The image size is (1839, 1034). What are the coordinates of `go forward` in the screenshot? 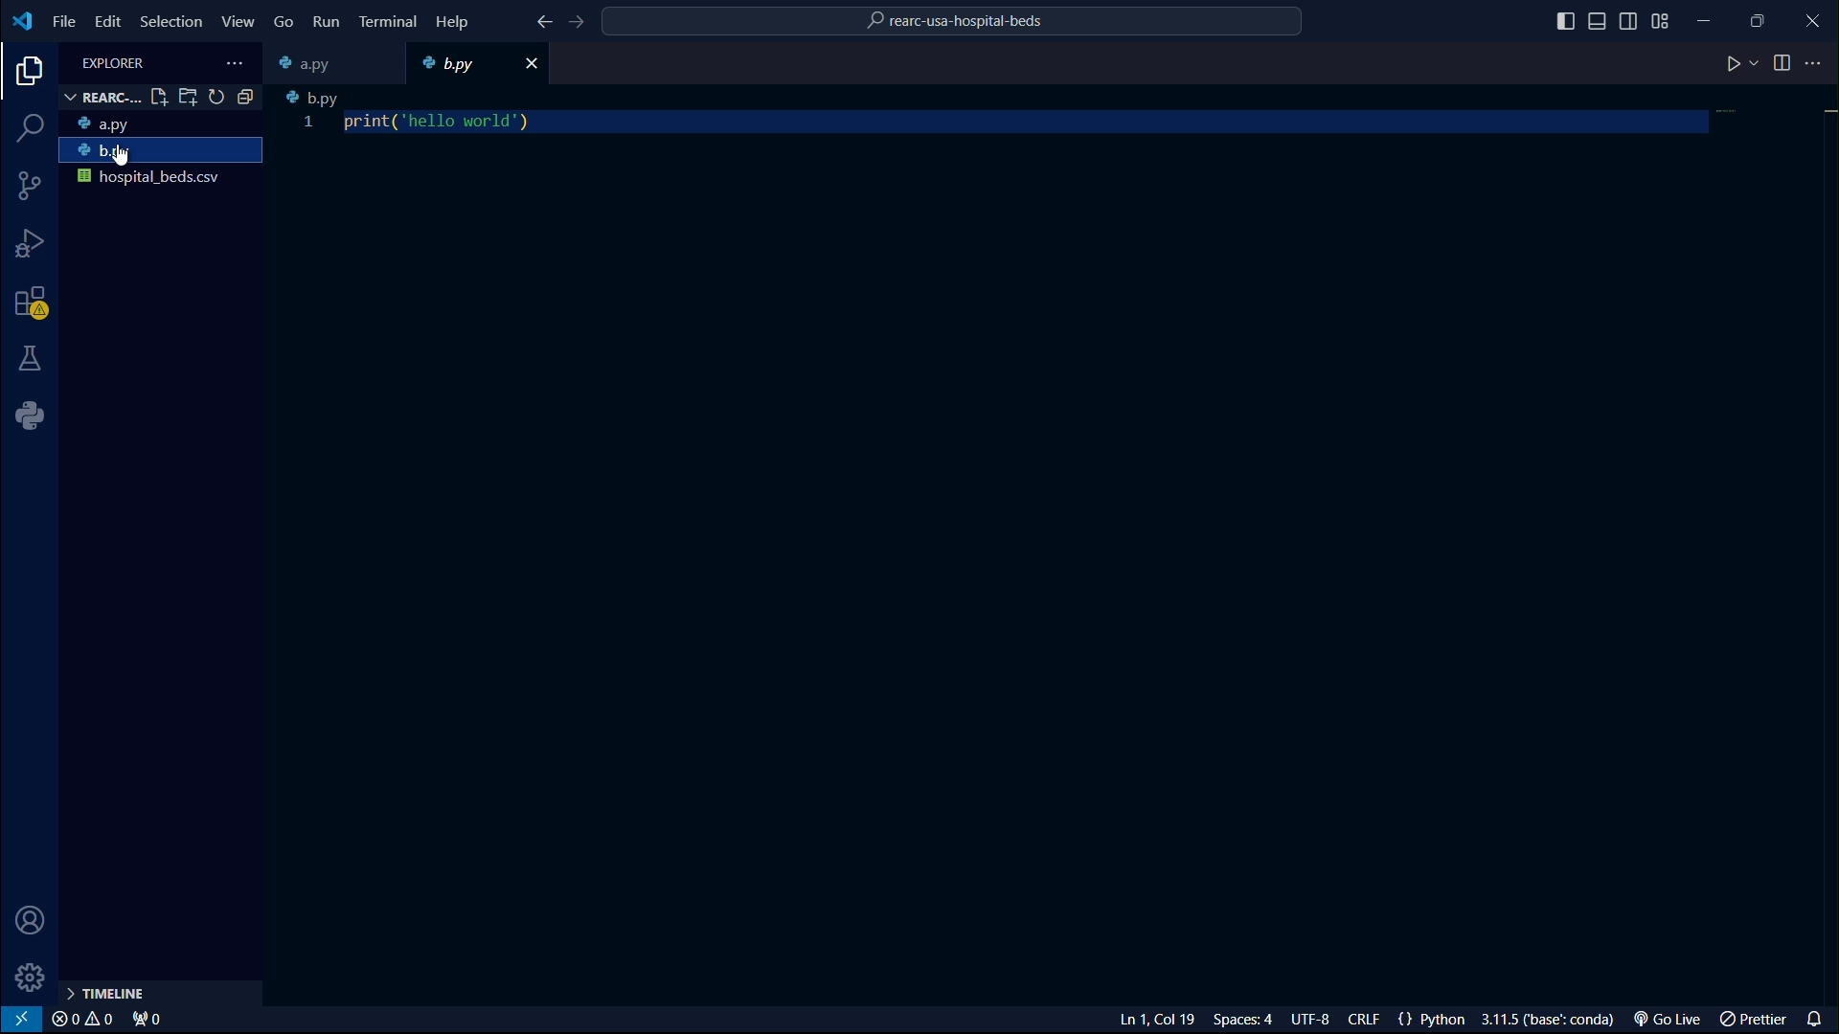 It's located at (582, 24).